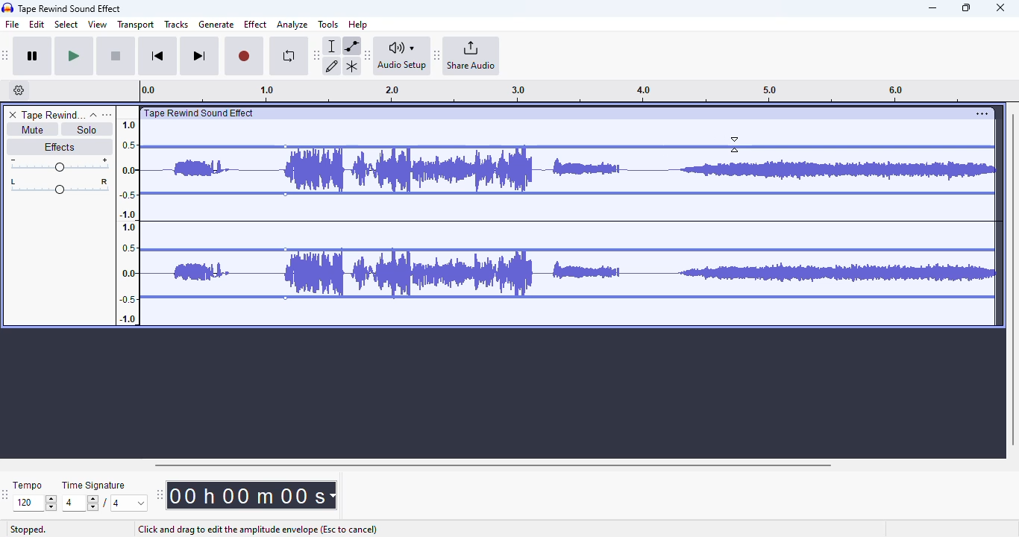 This screenshot has width=1019, height=537. Describe the element at coordinates (285, 194) in the screenshot. I see `Control point` at that location.